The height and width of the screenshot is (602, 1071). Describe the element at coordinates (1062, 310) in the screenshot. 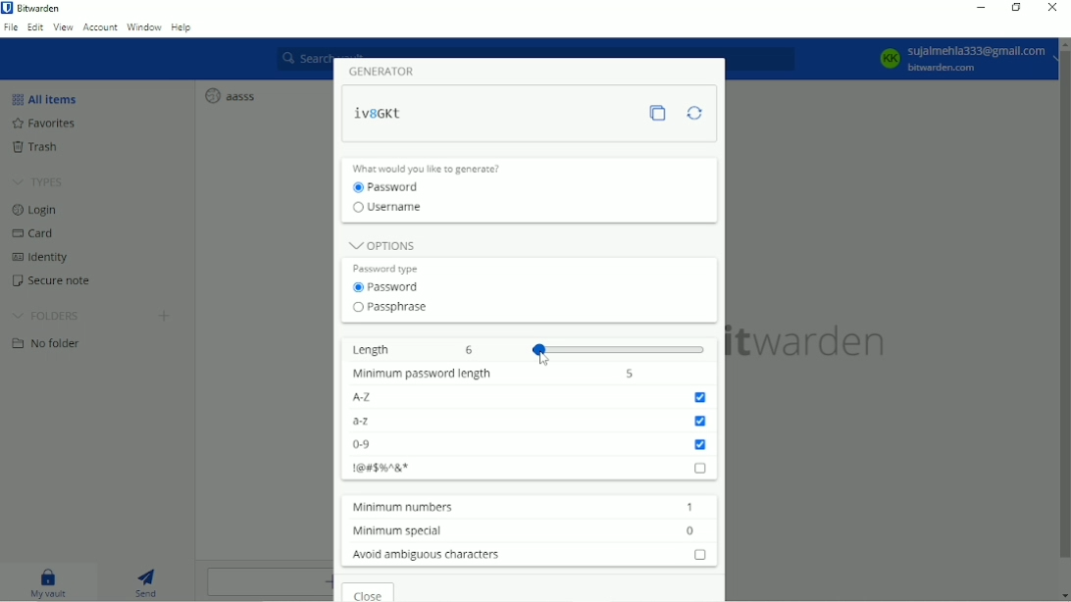

I see `Vertical scrollbar` at that location.